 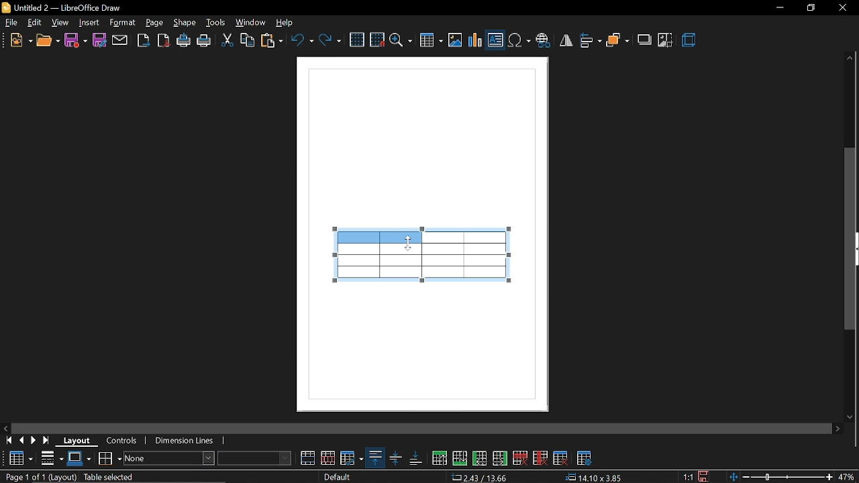 What do you see at coordinates (842, 9) in the screenshot?
I see `close` at bounding box center [842, 9].